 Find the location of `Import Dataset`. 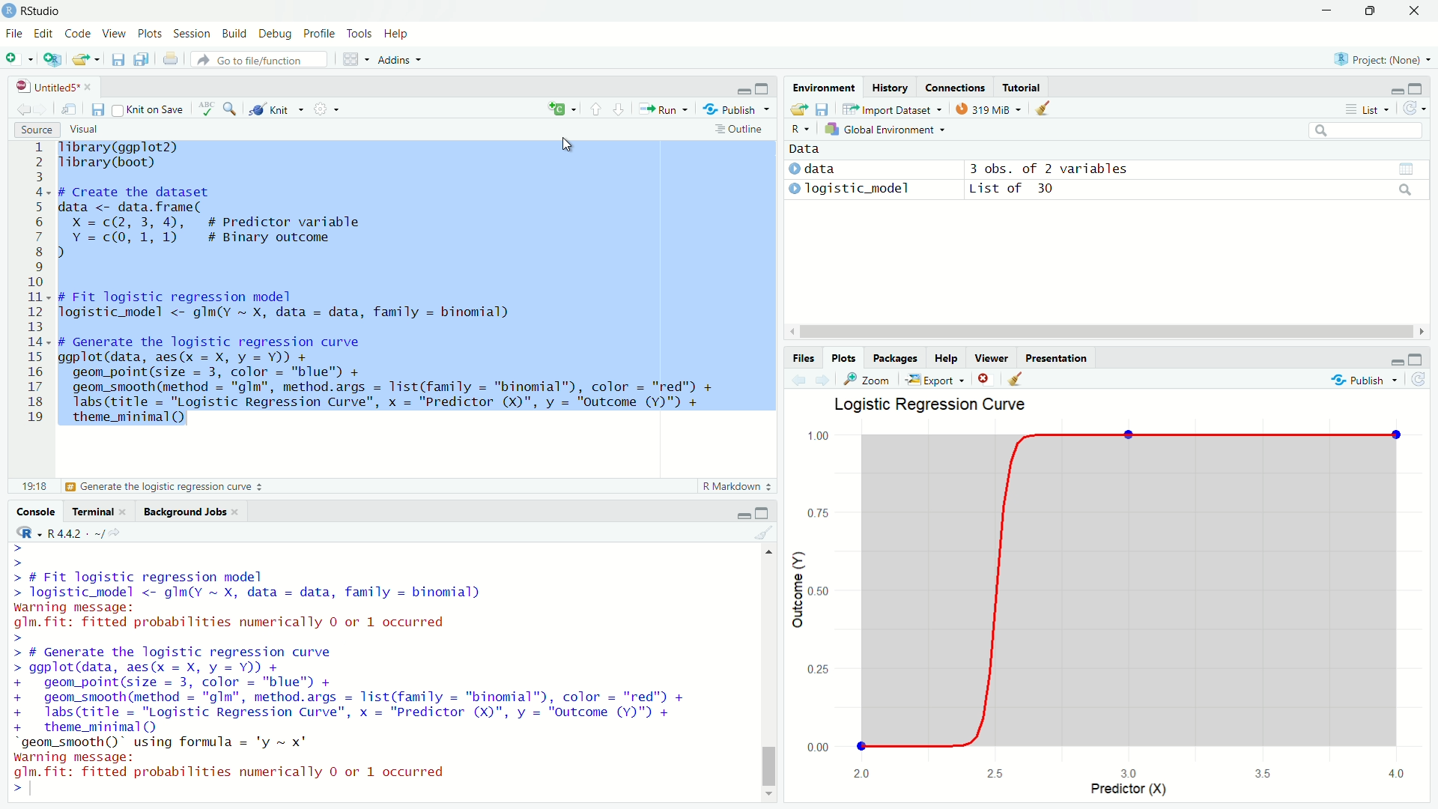

Import Dataset is located at coordinates (892, 109).